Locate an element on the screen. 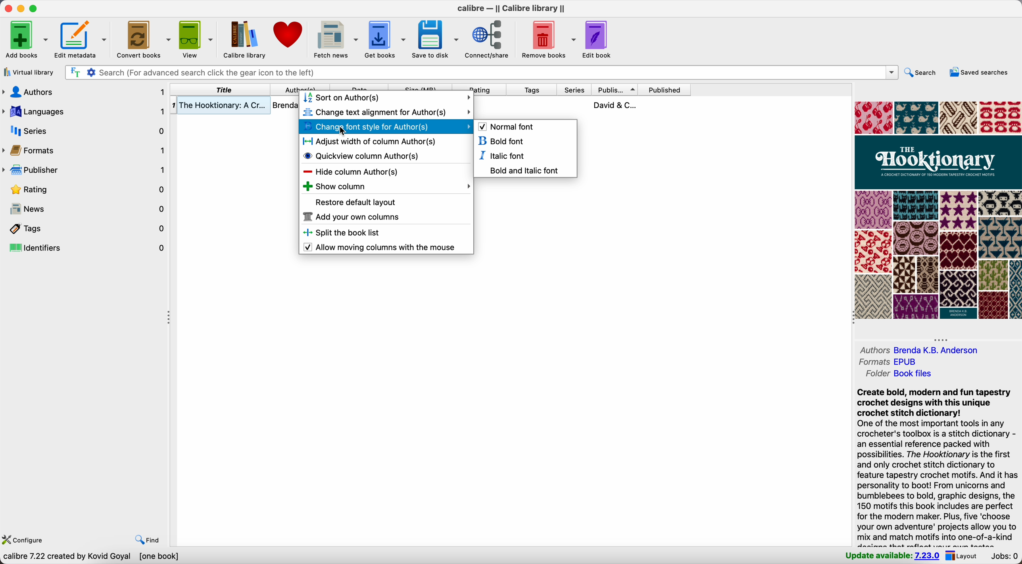  click on author(s) is located at coordinates (301, 87).